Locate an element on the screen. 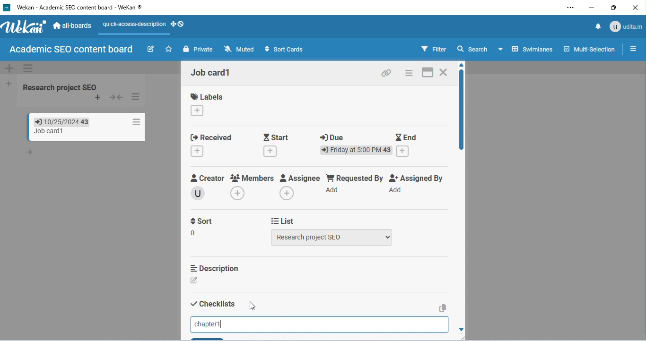 This screenshot has height=341, width=646. maximize is located at coordinates (613, 8).